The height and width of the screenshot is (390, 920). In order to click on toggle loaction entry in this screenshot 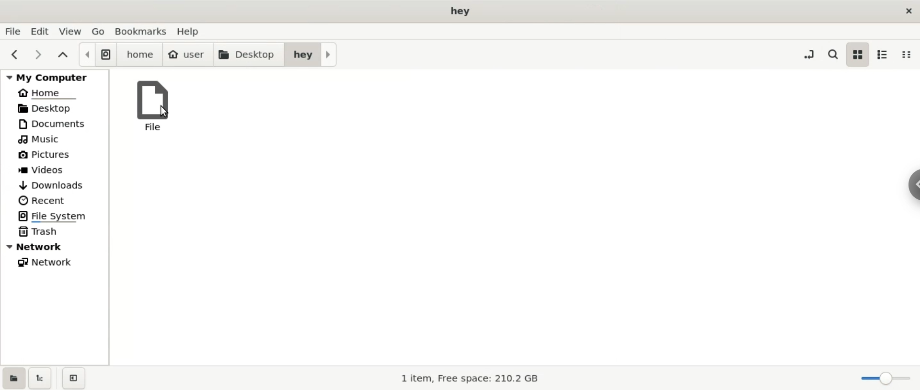, I will do `click(811, 53)`.